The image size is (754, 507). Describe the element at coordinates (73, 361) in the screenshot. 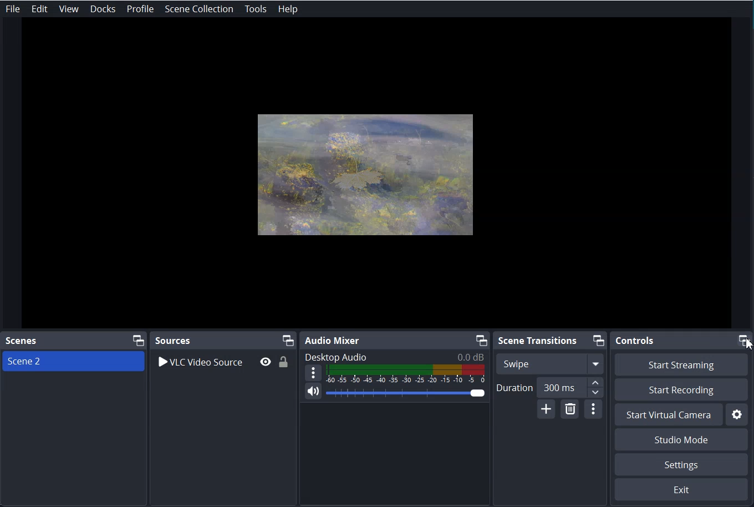

I see `Scene ` at that location.